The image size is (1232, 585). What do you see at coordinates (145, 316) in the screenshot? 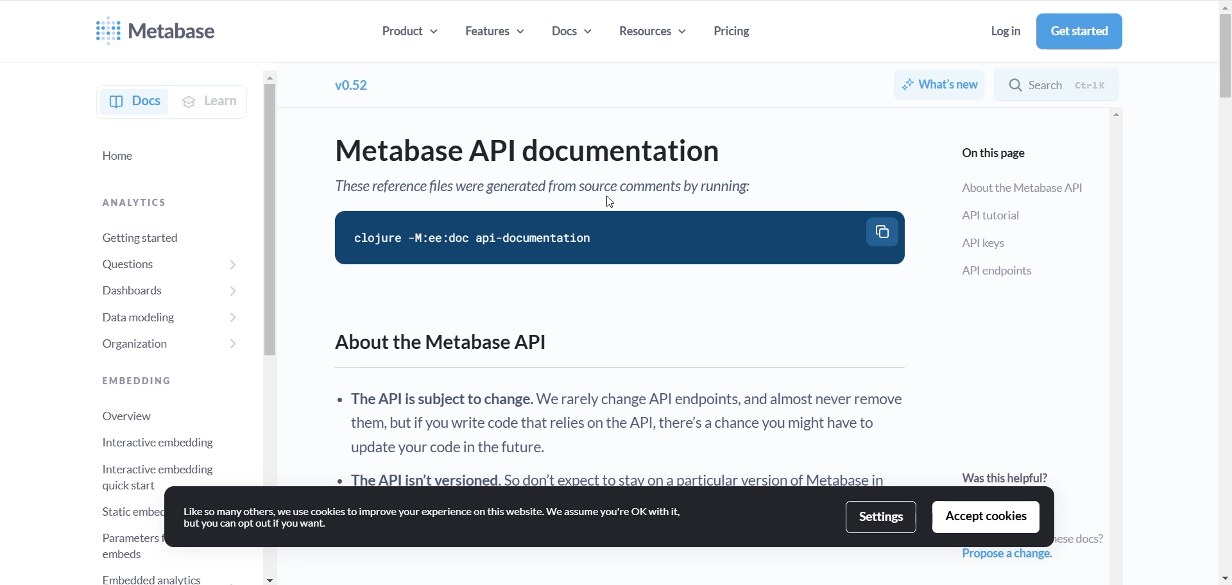
I see `data modeling` at bounding box center [145, 316].